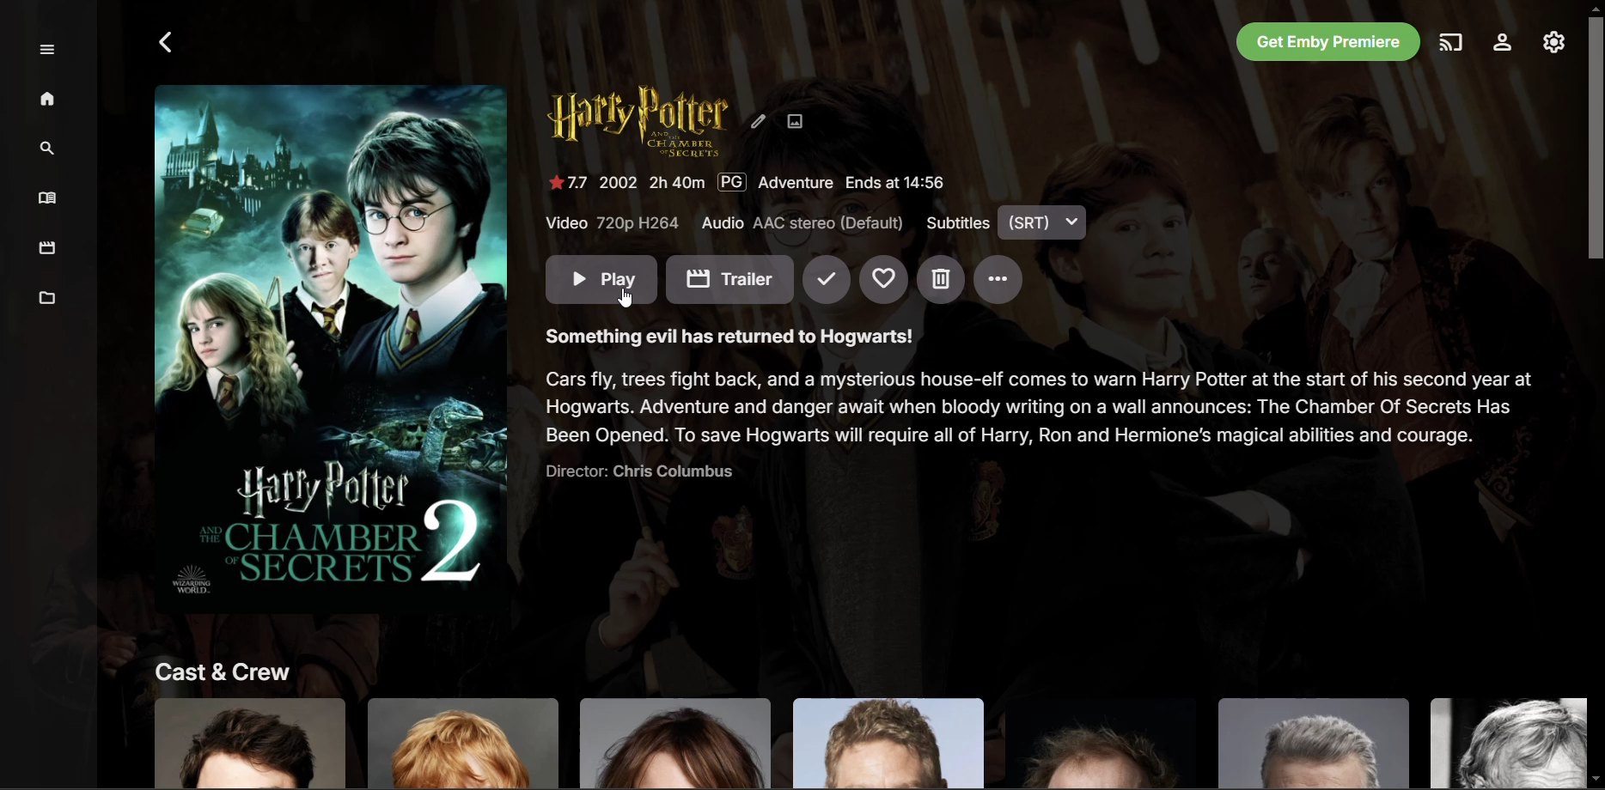  What do you see at coordinates (803, 223) in the screenshot?
I see `Audio` at bounding box center [803, 223].